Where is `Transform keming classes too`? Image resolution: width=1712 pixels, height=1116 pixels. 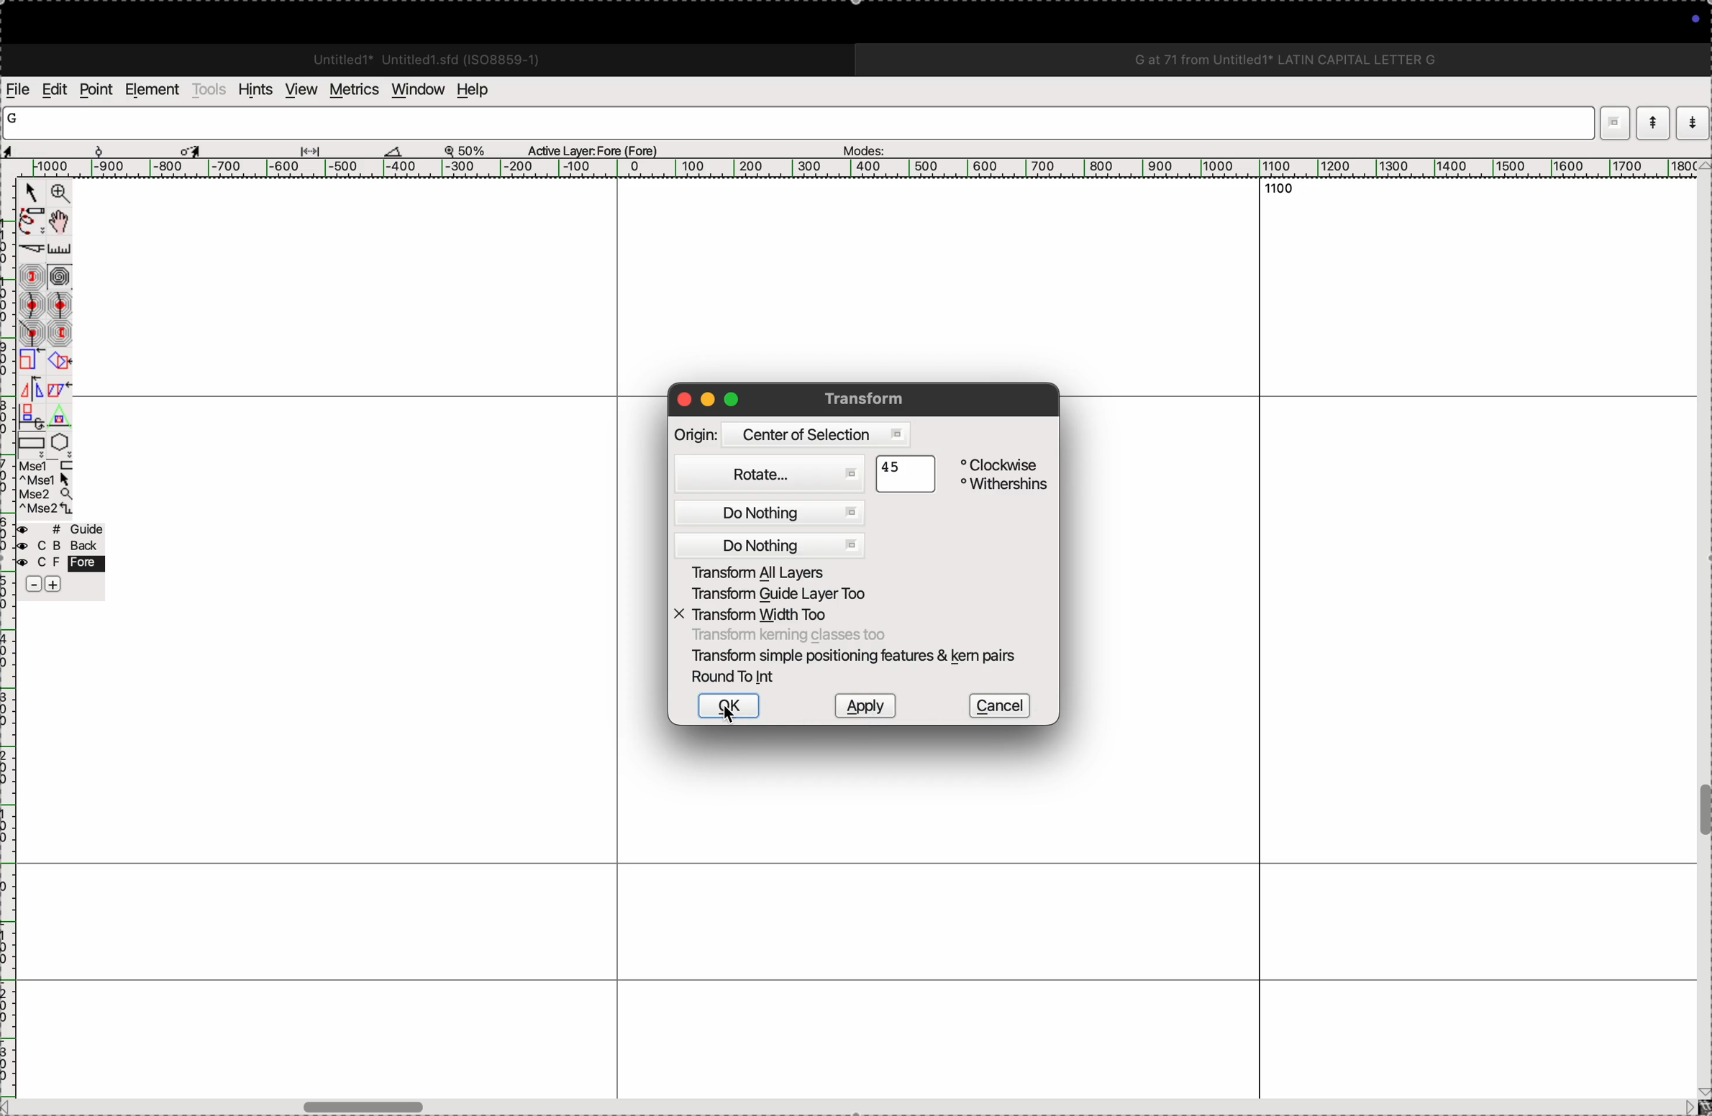
Transform keming classes too is located at coordinates (814, 634).